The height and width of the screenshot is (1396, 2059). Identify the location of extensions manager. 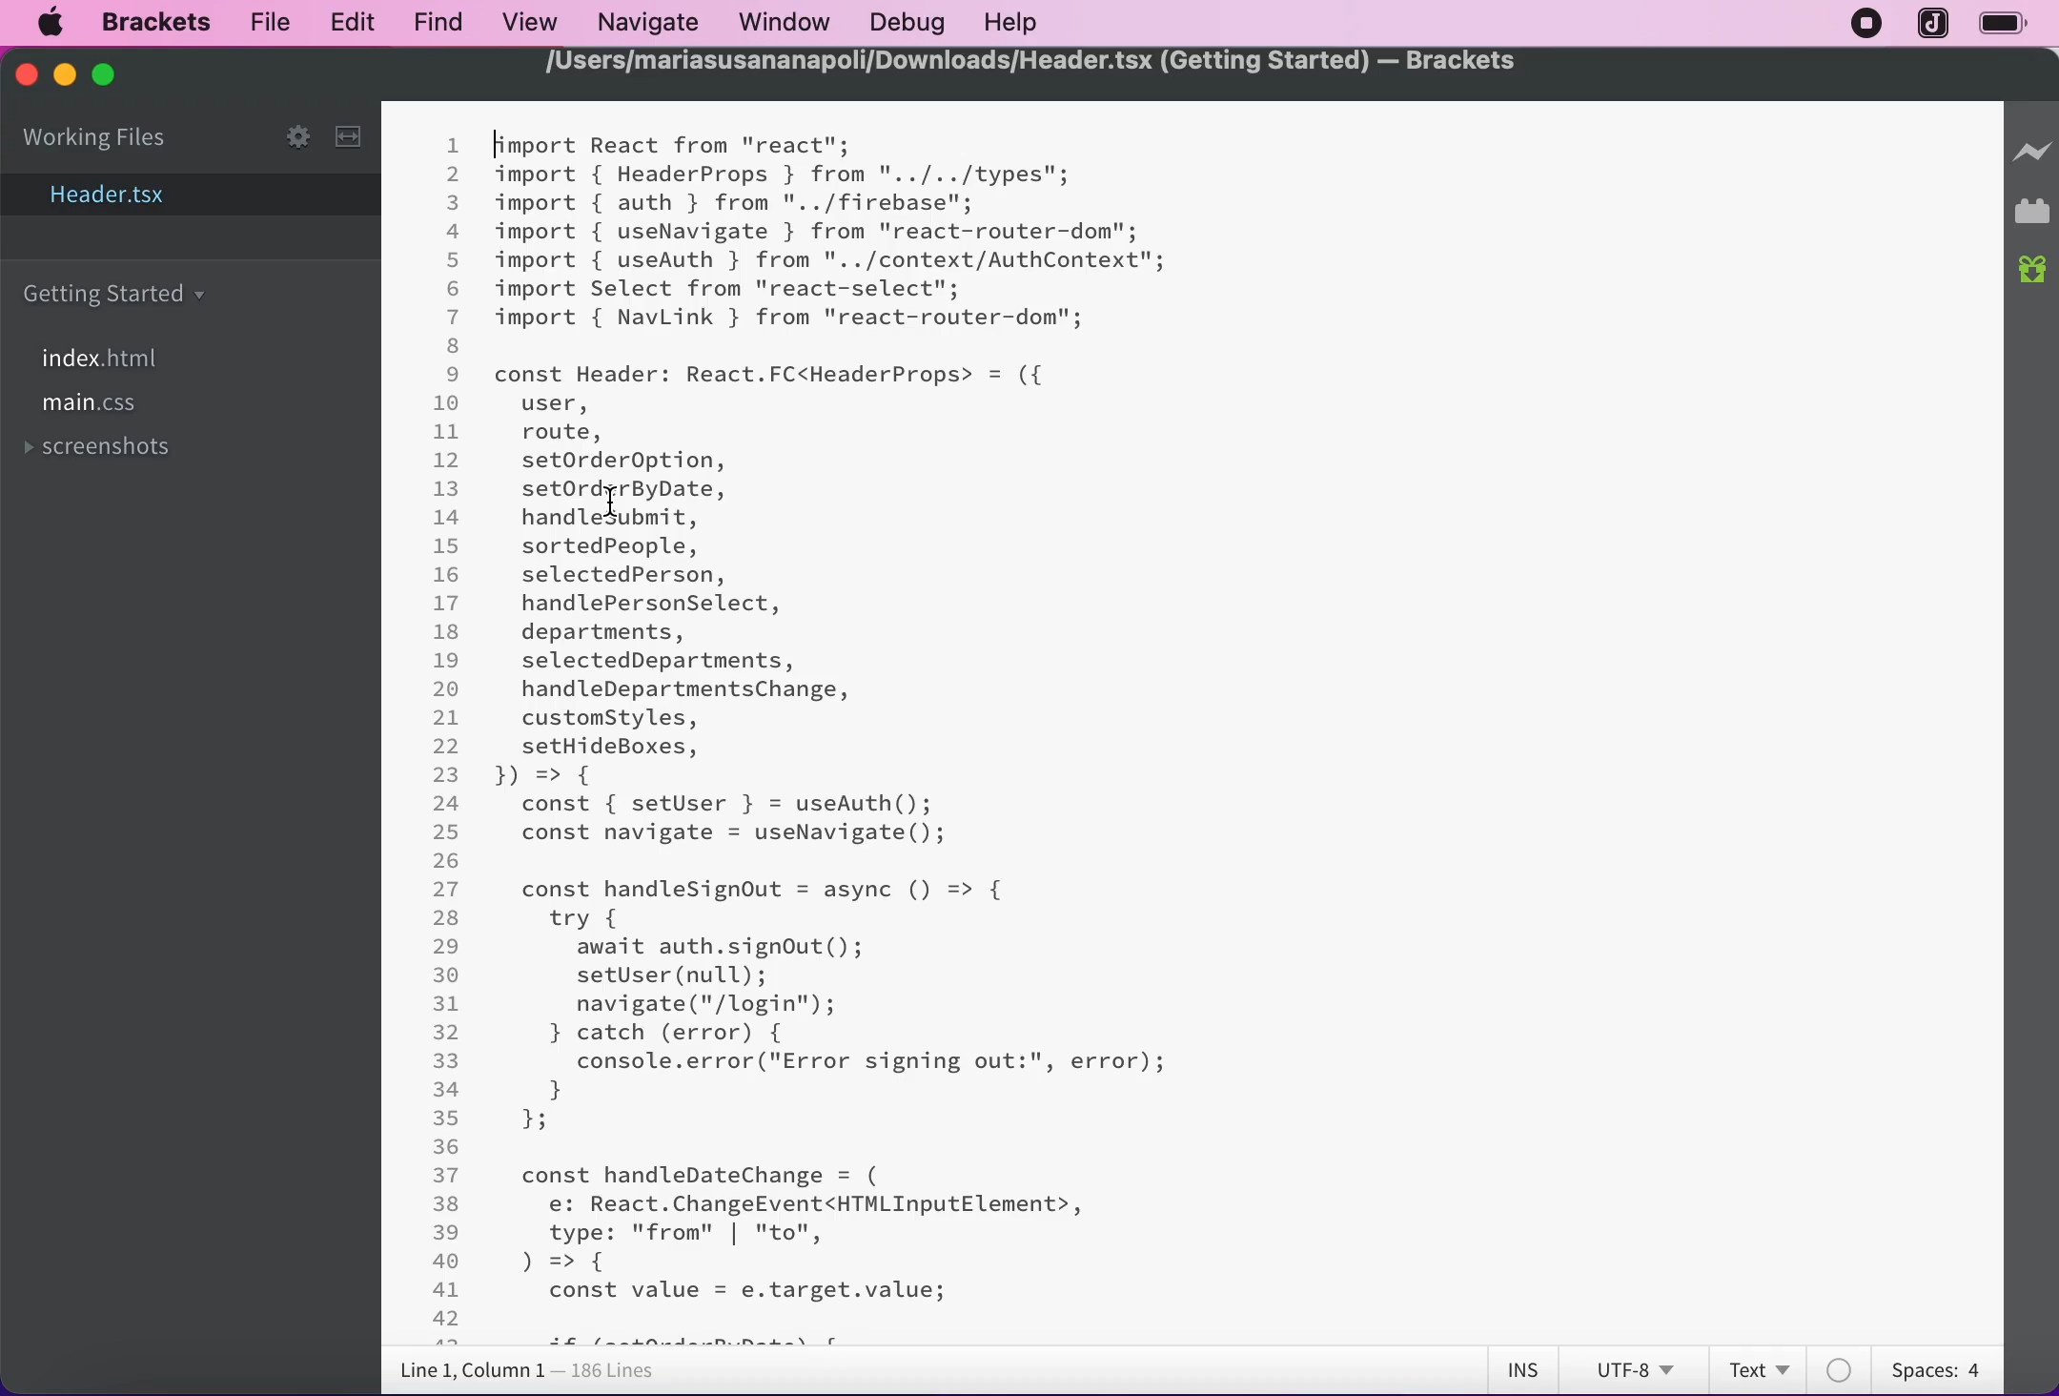
(2034, 213).